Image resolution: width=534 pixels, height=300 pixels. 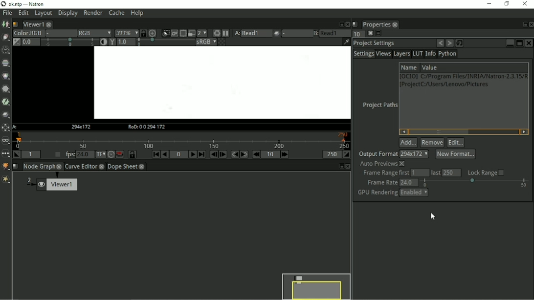 I want to click on Views, so click(x=383, y=54).